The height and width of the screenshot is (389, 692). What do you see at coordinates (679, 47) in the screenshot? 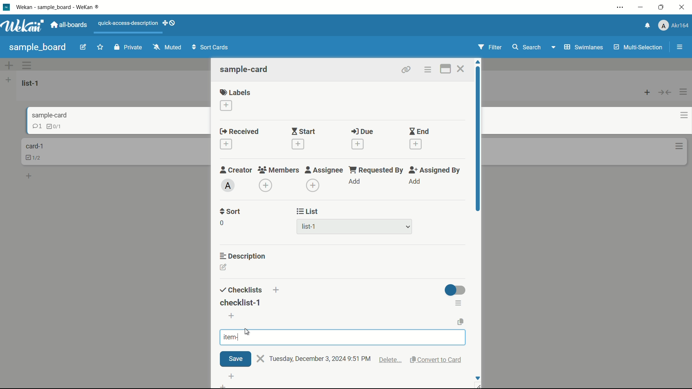
I see `open or close sidebar` at bounding box center [679, 47].